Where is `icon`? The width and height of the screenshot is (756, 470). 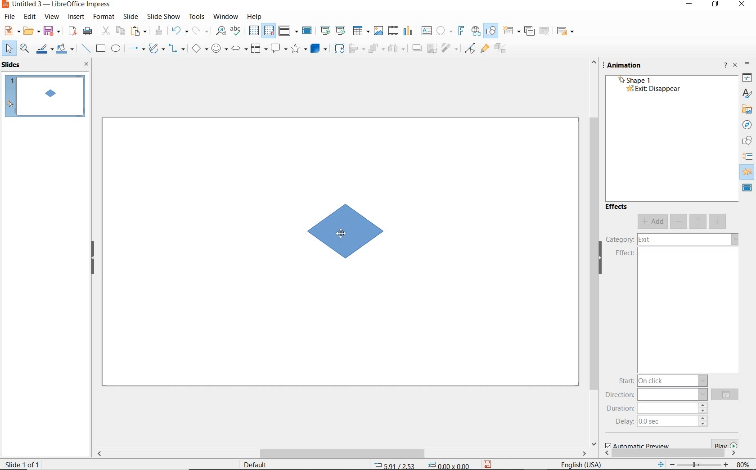 icon is located at coordinates (747, 157).